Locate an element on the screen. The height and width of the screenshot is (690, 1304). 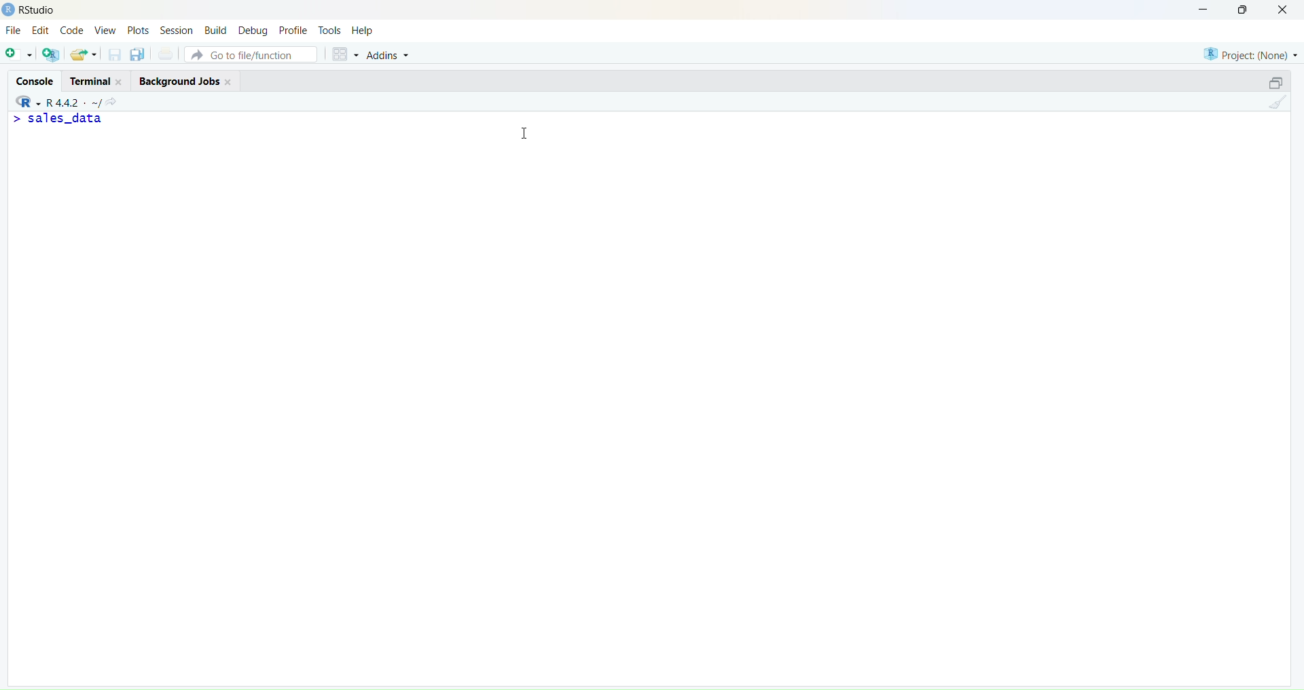
maximise is located at coordinates (1246, 10).